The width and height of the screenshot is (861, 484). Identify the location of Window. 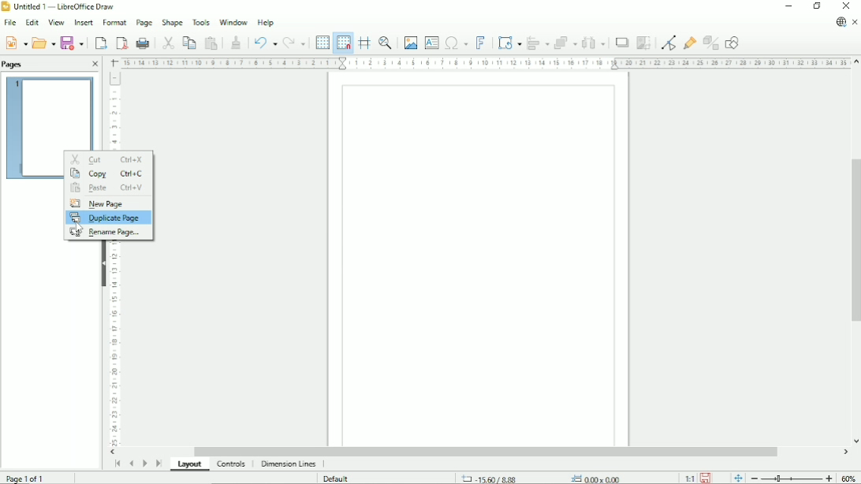
(233, 20).